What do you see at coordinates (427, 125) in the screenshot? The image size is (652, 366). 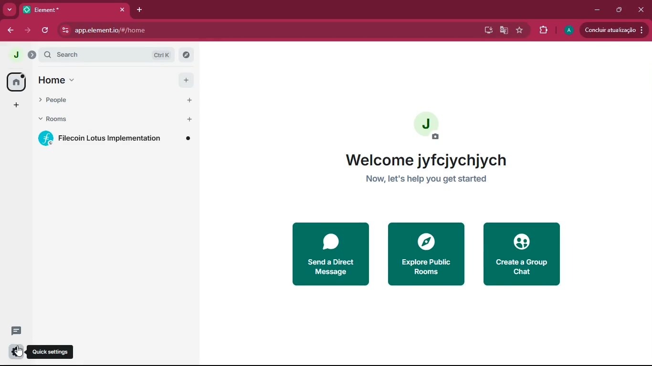 I see `profile picture` at bounding box center [427, 125].